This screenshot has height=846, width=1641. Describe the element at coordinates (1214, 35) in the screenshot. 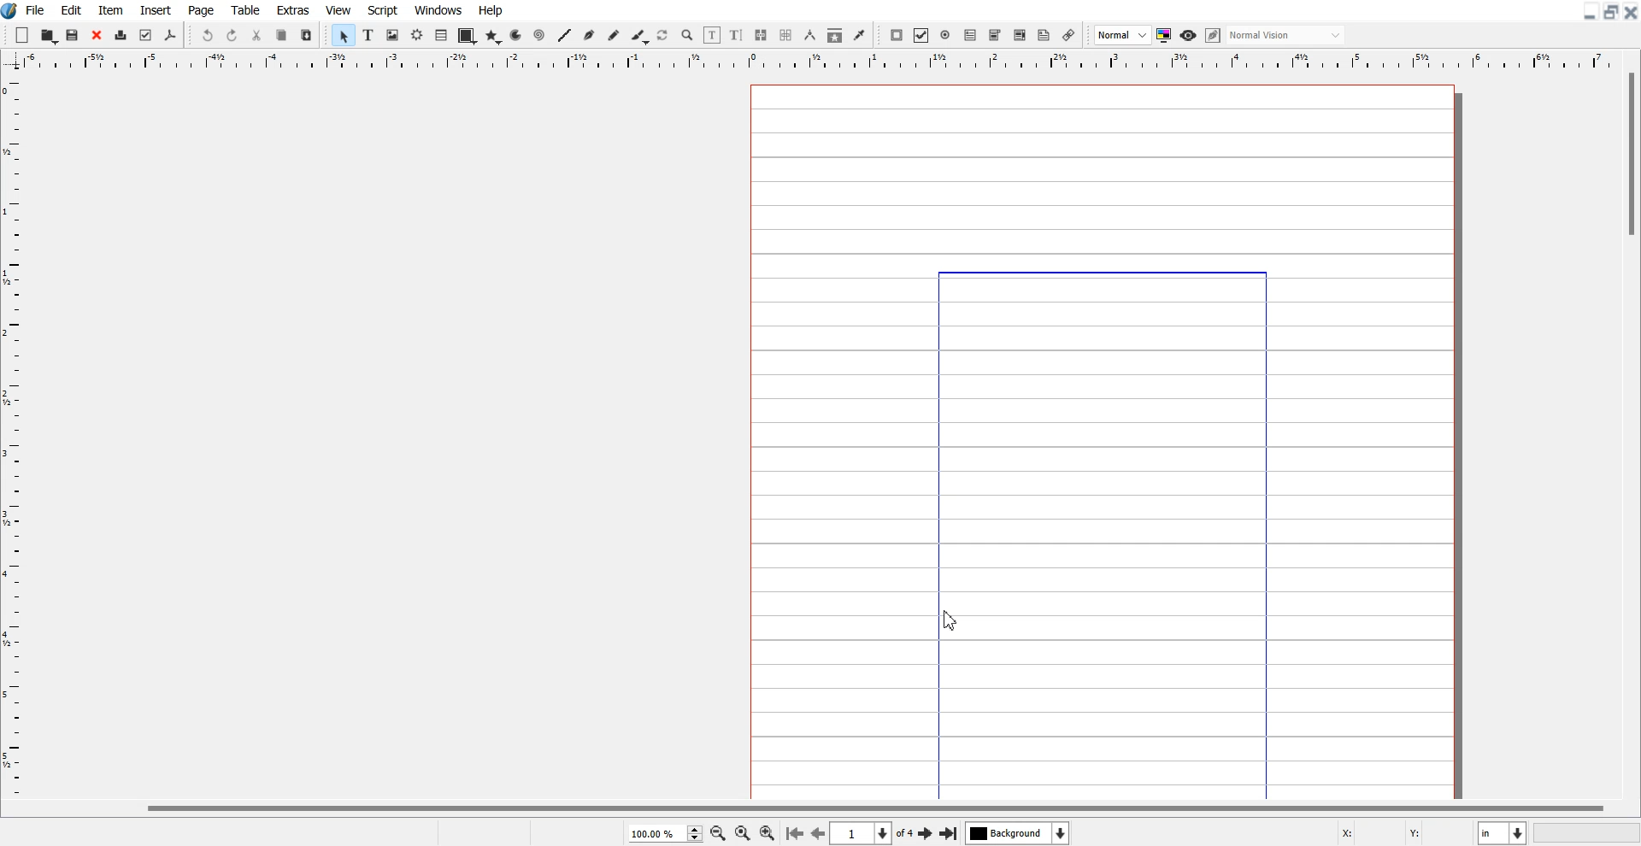

I see `Edit in preview mode` at that location.